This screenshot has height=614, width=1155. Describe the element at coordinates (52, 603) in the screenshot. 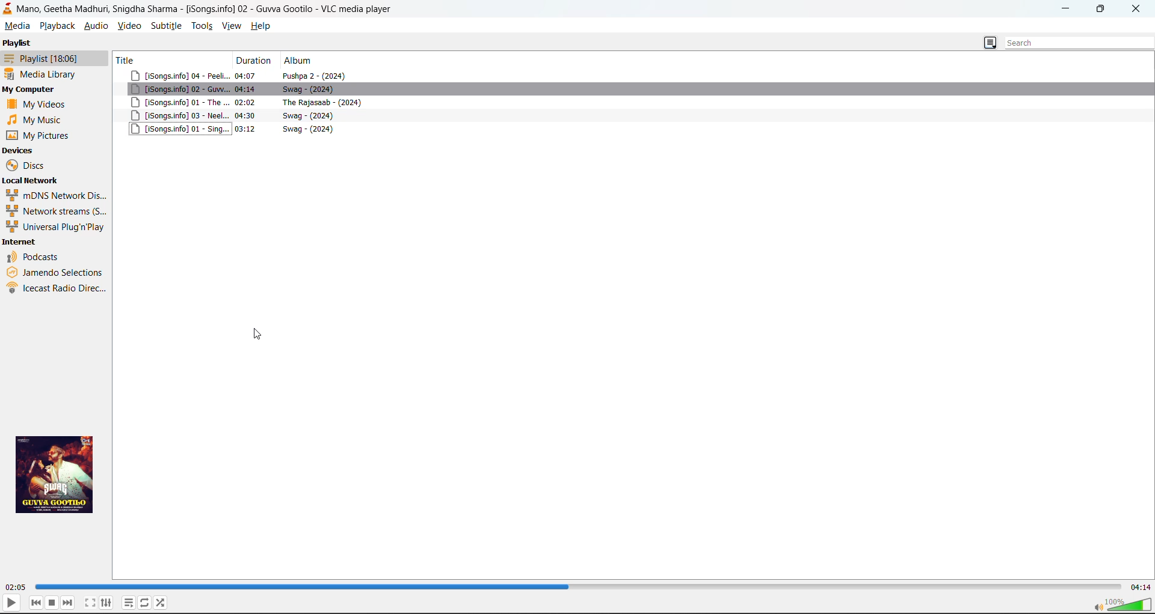

I see `stop` at that location.